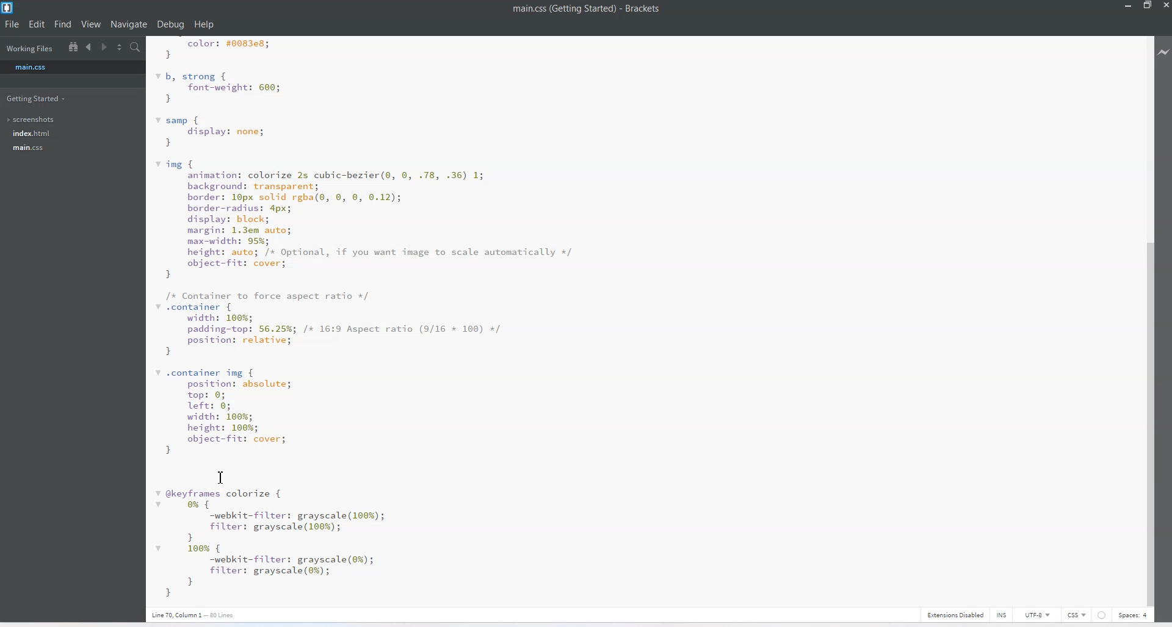 The width and height of the screenshot is (1172, 627). I want to click on Help, so click(203, 24).